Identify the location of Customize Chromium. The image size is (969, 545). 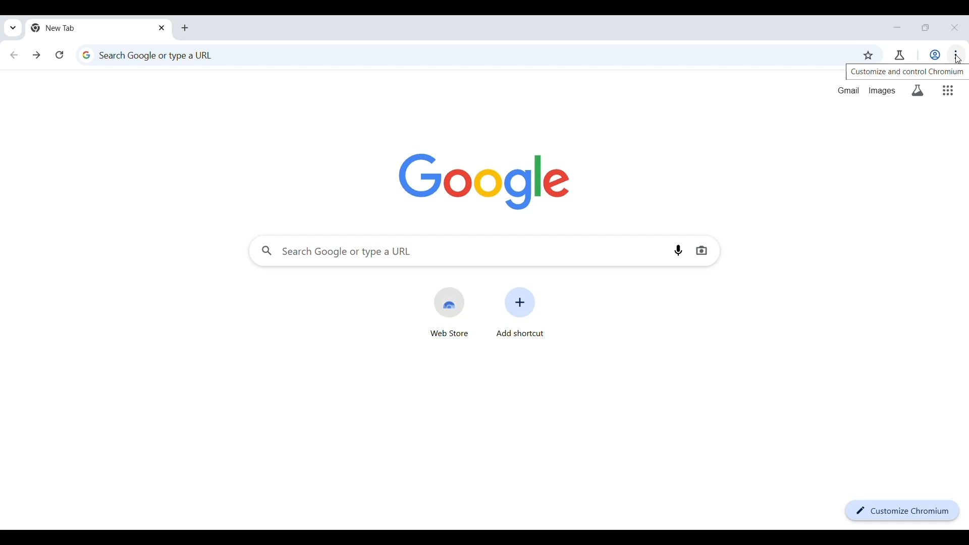
(902, 511).